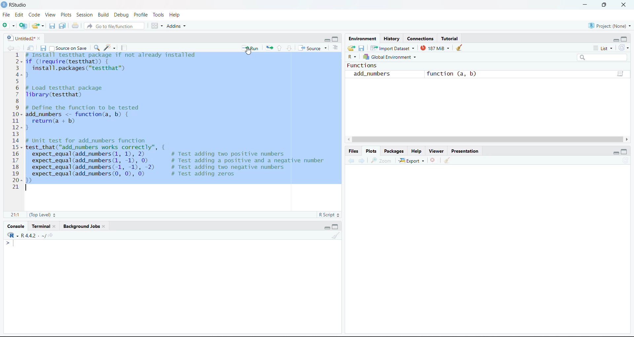 The height and width of the screenshot is (337, 634). Describe the element at coordinates (351, 160) in the screenshot. I see `previous` at that location.